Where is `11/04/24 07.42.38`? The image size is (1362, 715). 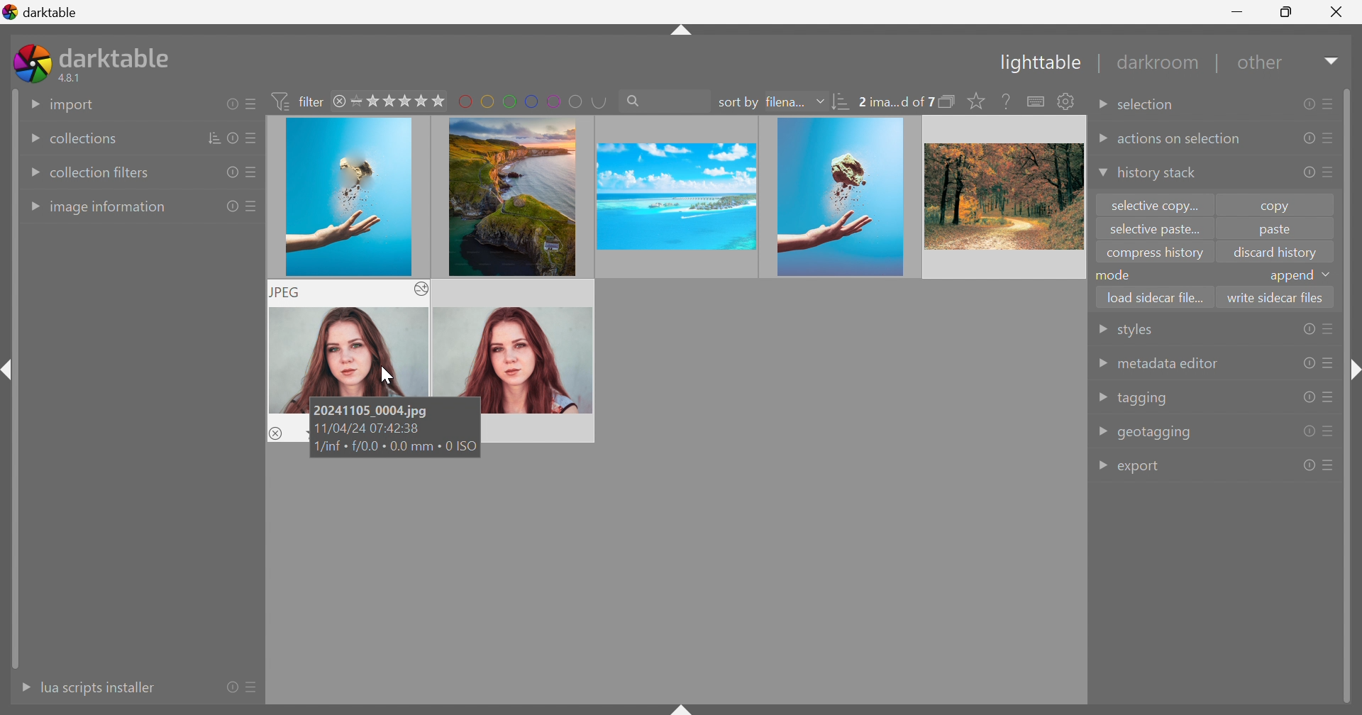
11/04/24 07.42.38 is located at coordinates (368, 430).